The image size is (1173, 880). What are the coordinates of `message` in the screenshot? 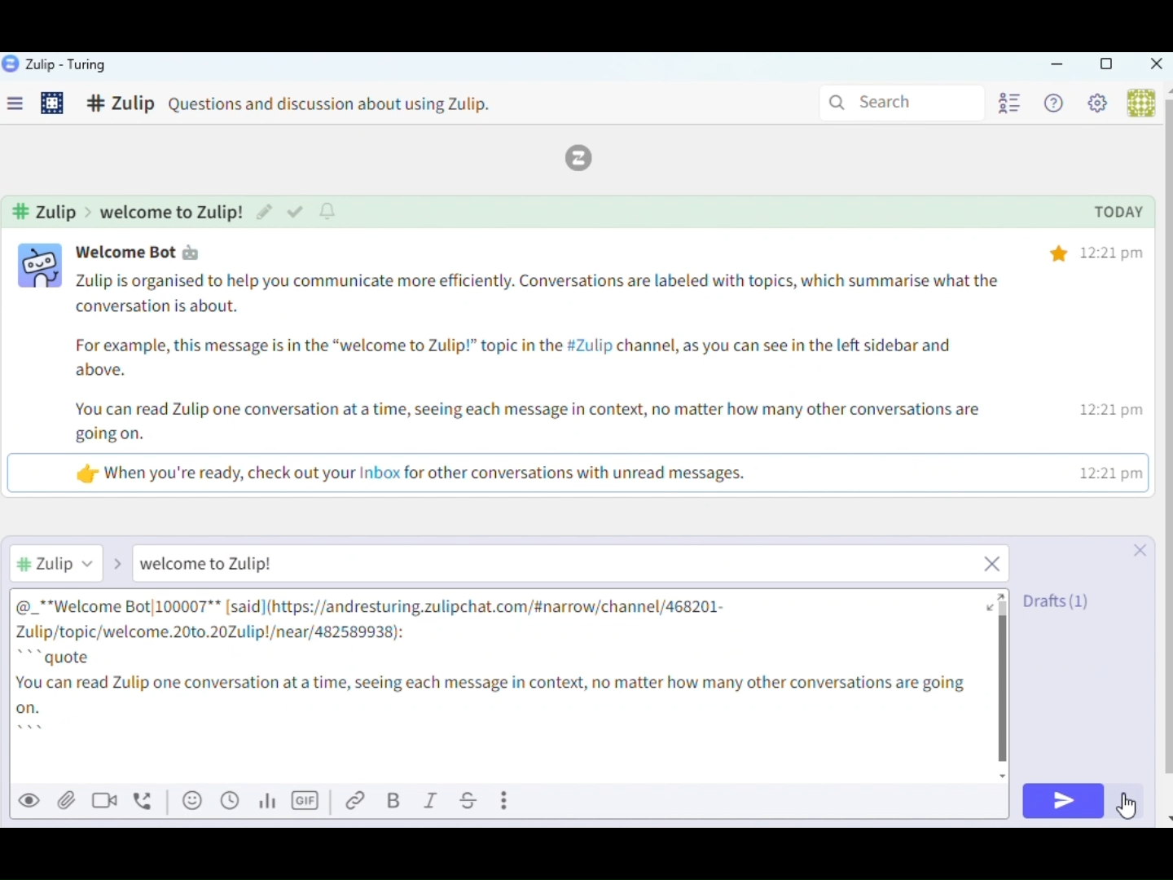 It's located at (543, 381).